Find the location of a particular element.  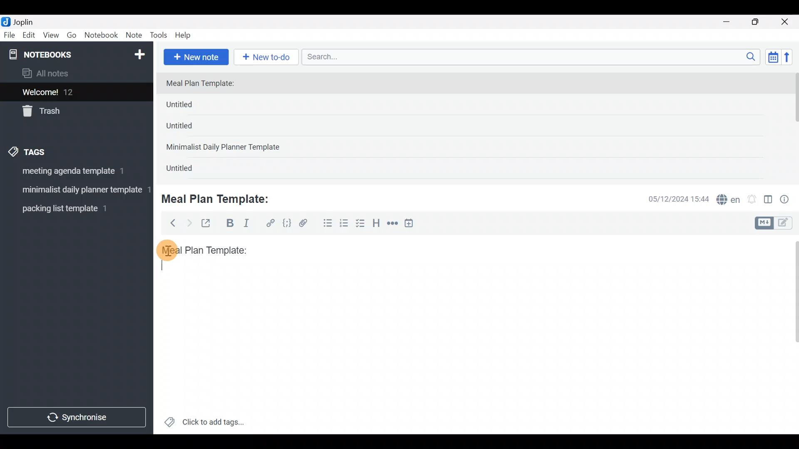

cursor is located at coordinates (166, 250).